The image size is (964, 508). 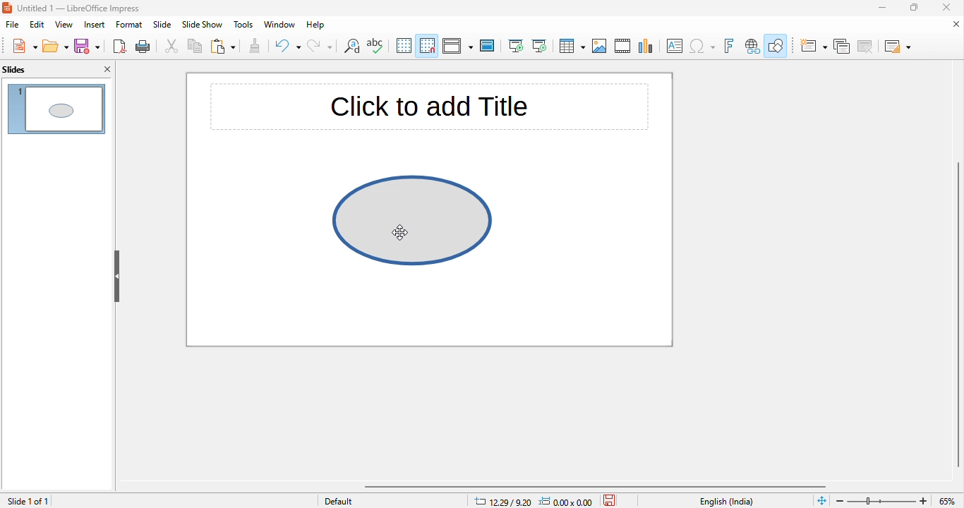 I want to click on slide 1 of 1, so click(x=52, y=500).